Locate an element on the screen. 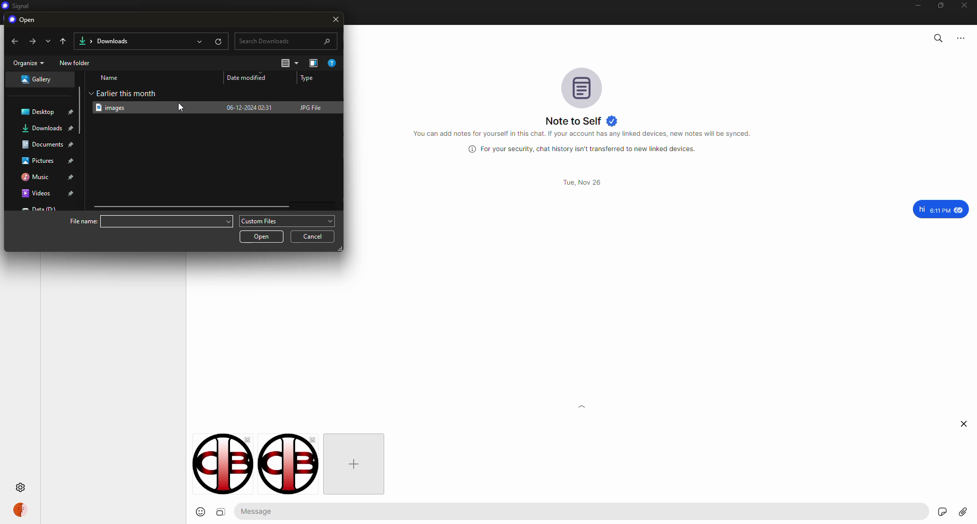 The image size is (977, 524). date is located at coordinates (249, 106).